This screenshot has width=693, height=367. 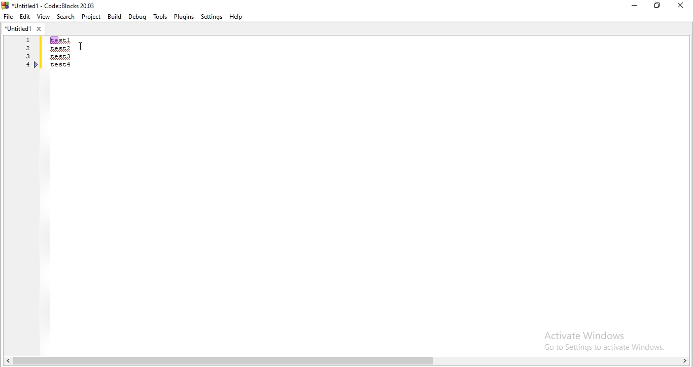 I want to click on test1/test2/test3/test4 , so click(x=60, y=54).